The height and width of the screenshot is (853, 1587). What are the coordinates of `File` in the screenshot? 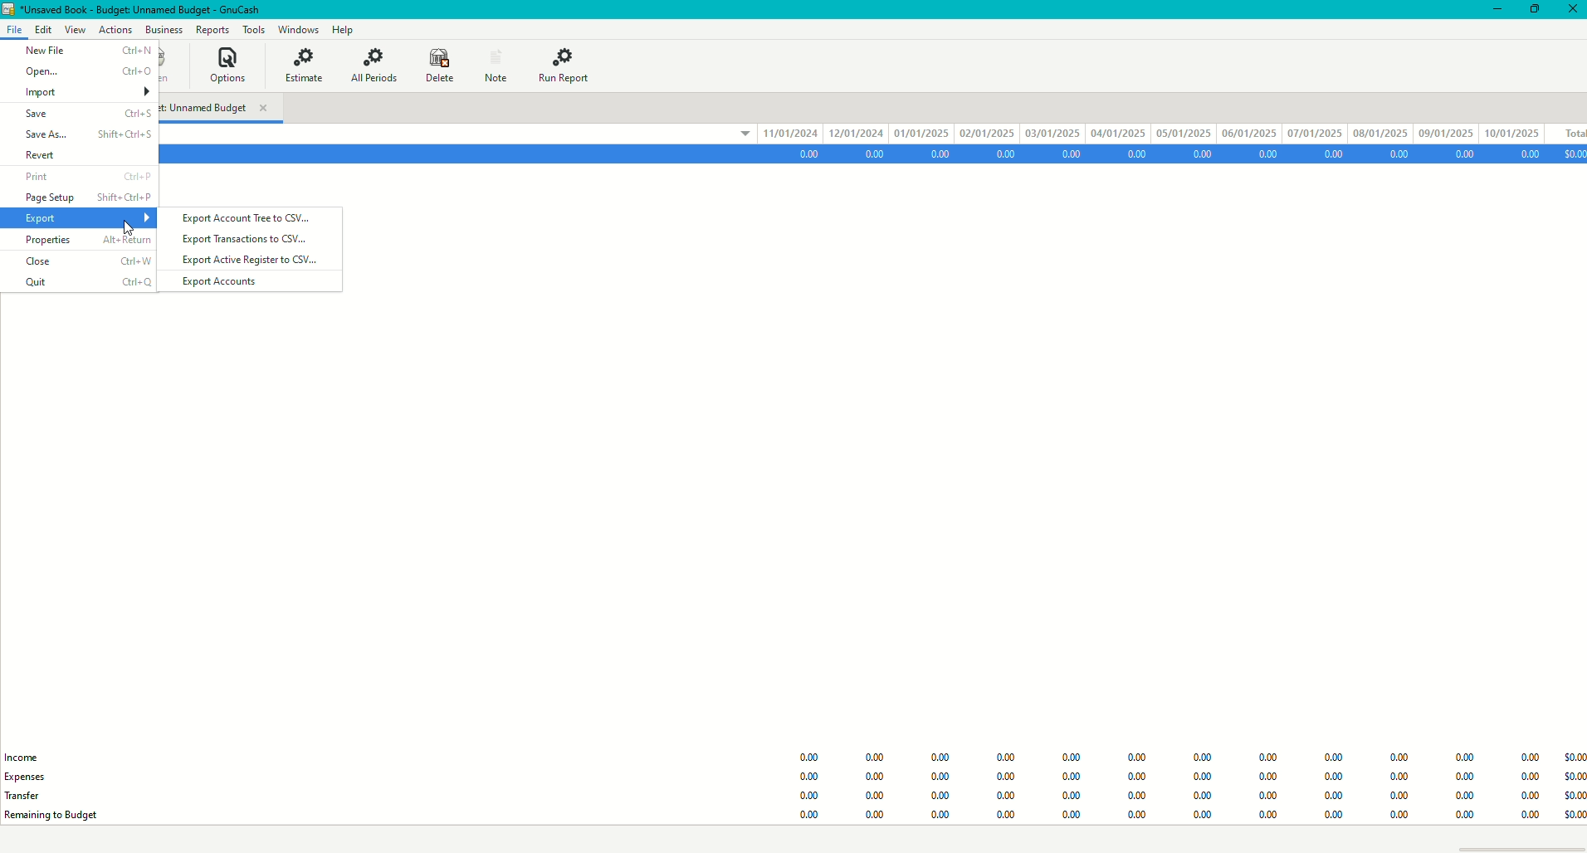 It's located at (15, 27).